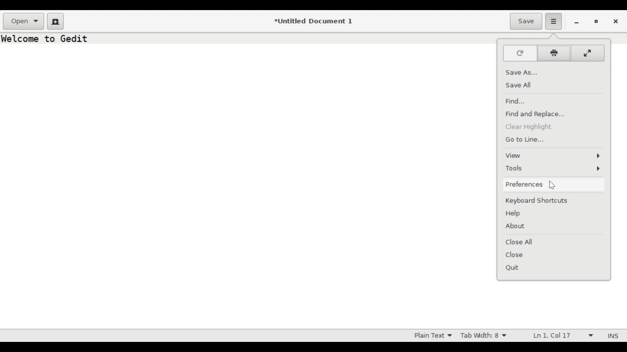 The height and width of the screenshot is (352, 627). Describe the element at coordinates (529, 127) in the screenshot. I see `Clear Highlights` at that location.